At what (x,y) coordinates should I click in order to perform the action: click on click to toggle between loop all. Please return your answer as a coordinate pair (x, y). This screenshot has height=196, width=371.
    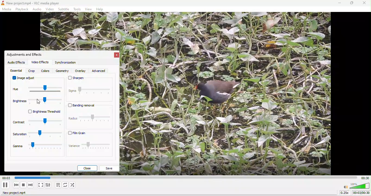
    Looking at the image, I should click on (65, 185).